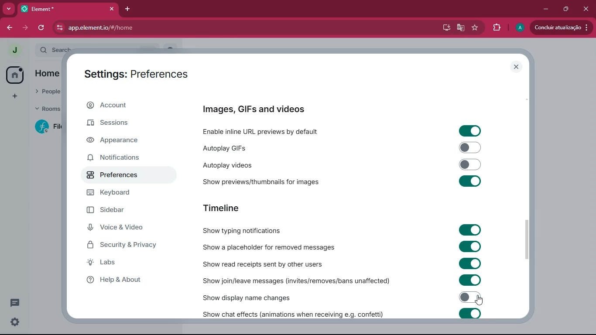  I want to click on autoplay videos, so click(260, 165).